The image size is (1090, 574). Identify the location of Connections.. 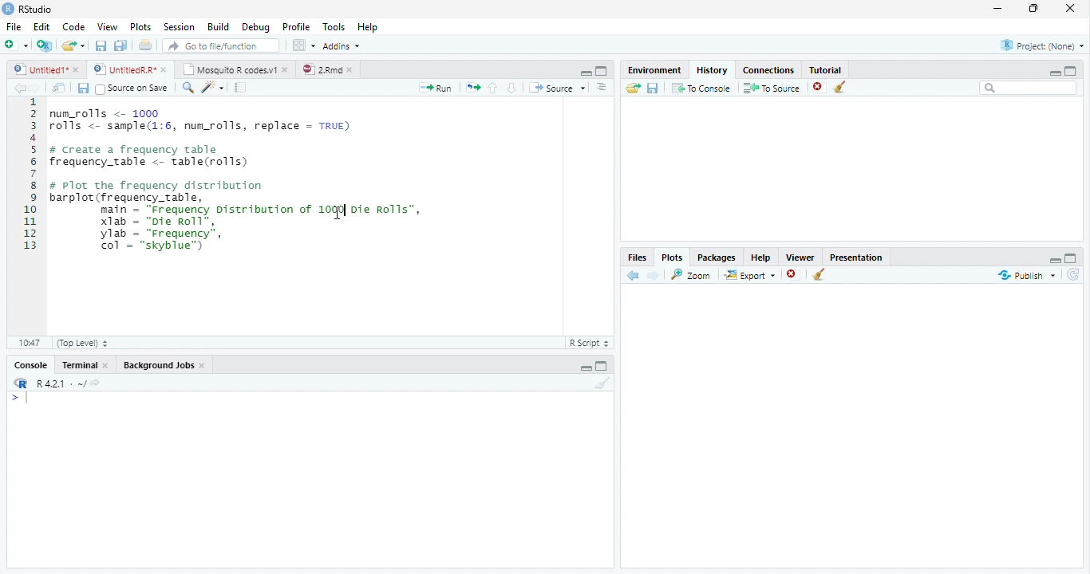
(768, 69).